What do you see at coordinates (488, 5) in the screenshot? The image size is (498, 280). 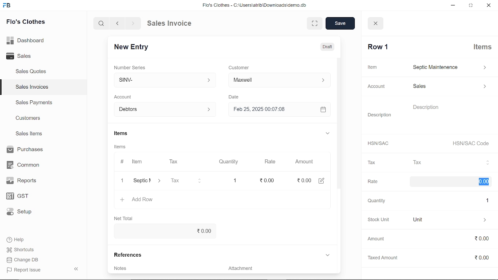 I see `close` at bounding box center [488, 5].